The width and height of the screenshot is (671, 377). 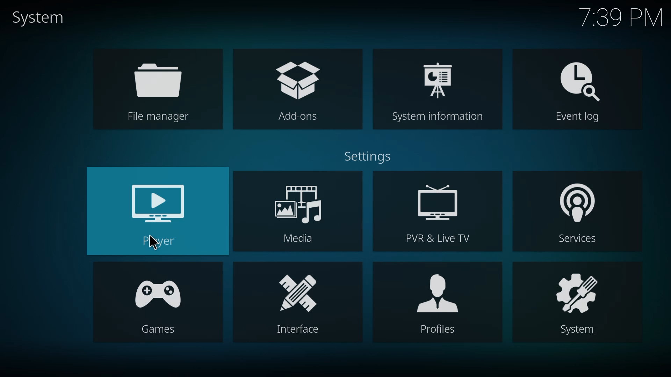 What do you see at coordinates (159, 301) in the screenshot?
I see `games` at bounding box center [159, 301].